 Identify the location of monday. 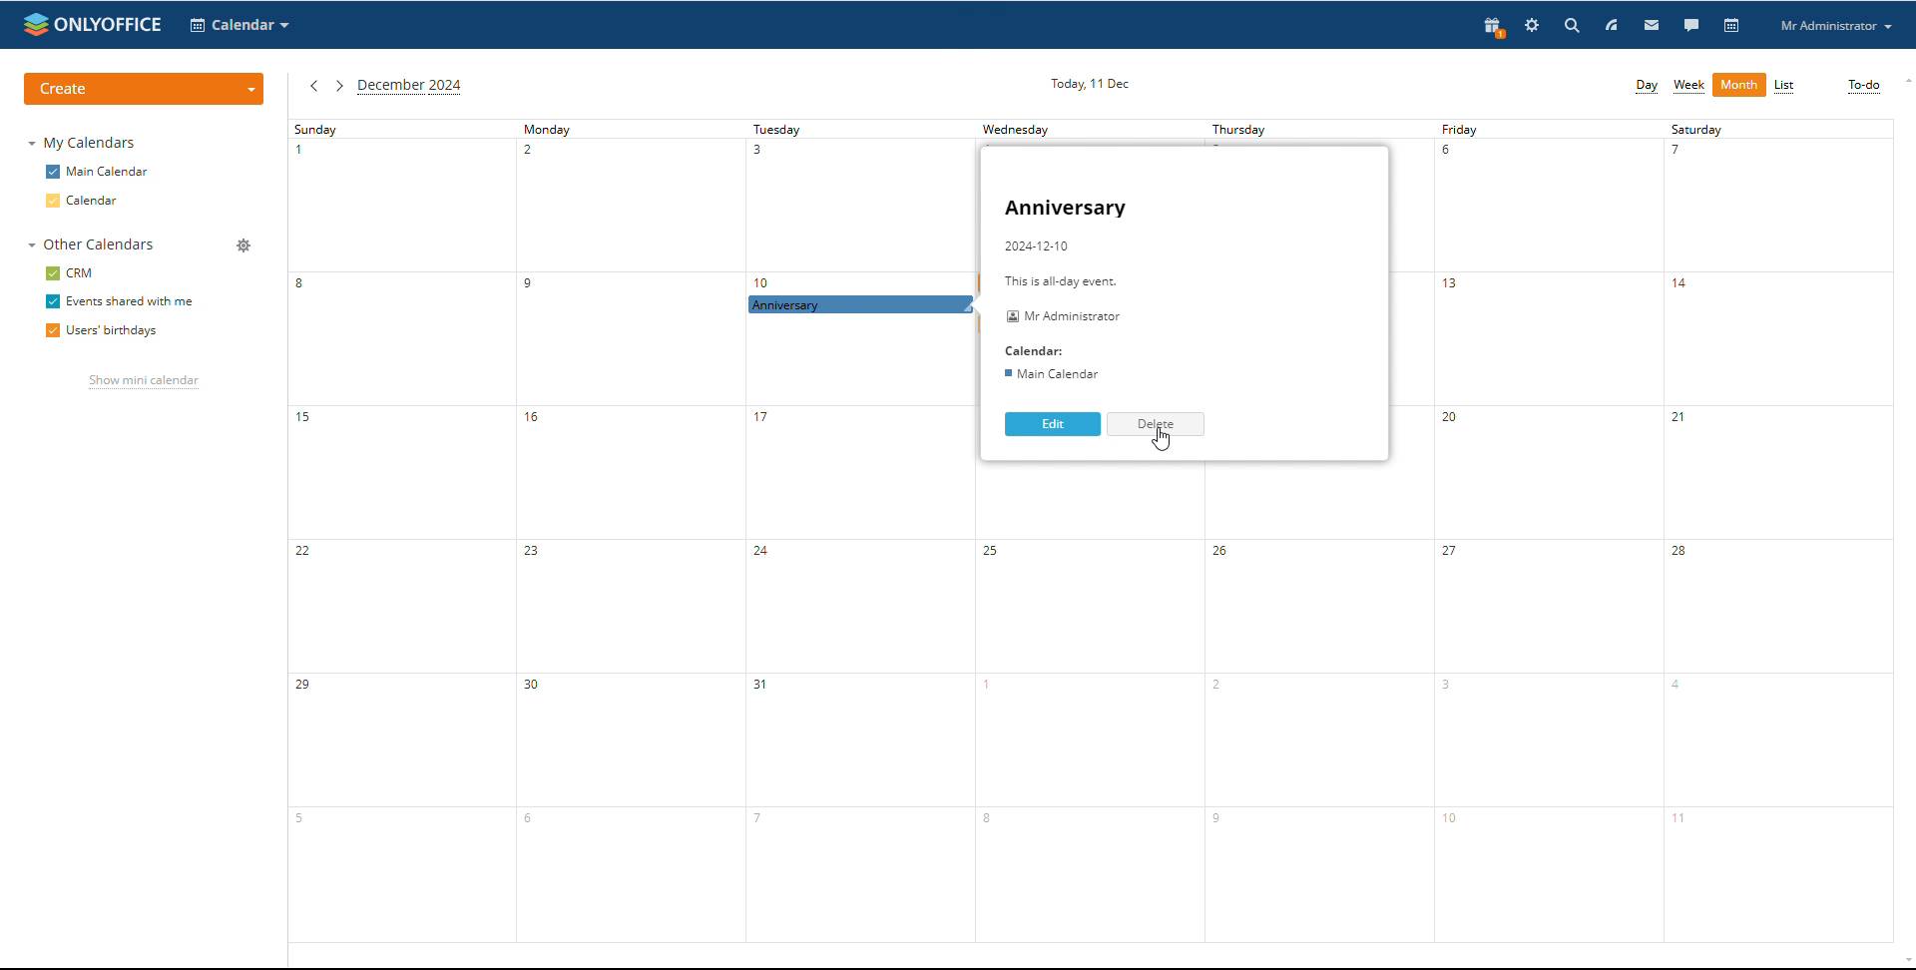
(630, 531).